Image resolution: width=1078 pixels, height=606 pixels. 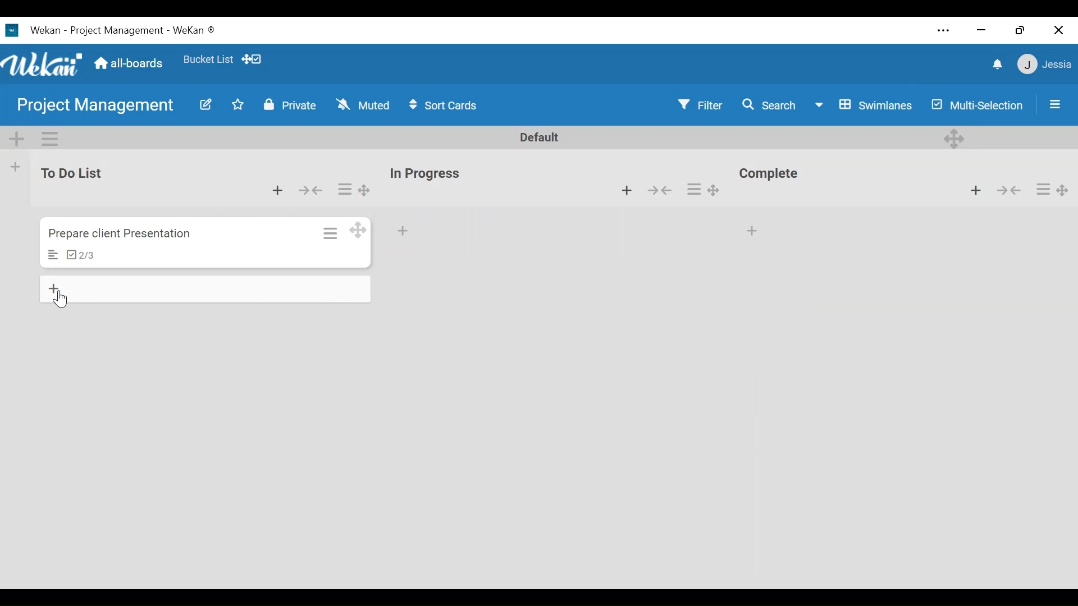 What do you see at coordinates (253, 59) in the screenshot?
I see `Show desktop drag handles` at bounding box center [253, 59].